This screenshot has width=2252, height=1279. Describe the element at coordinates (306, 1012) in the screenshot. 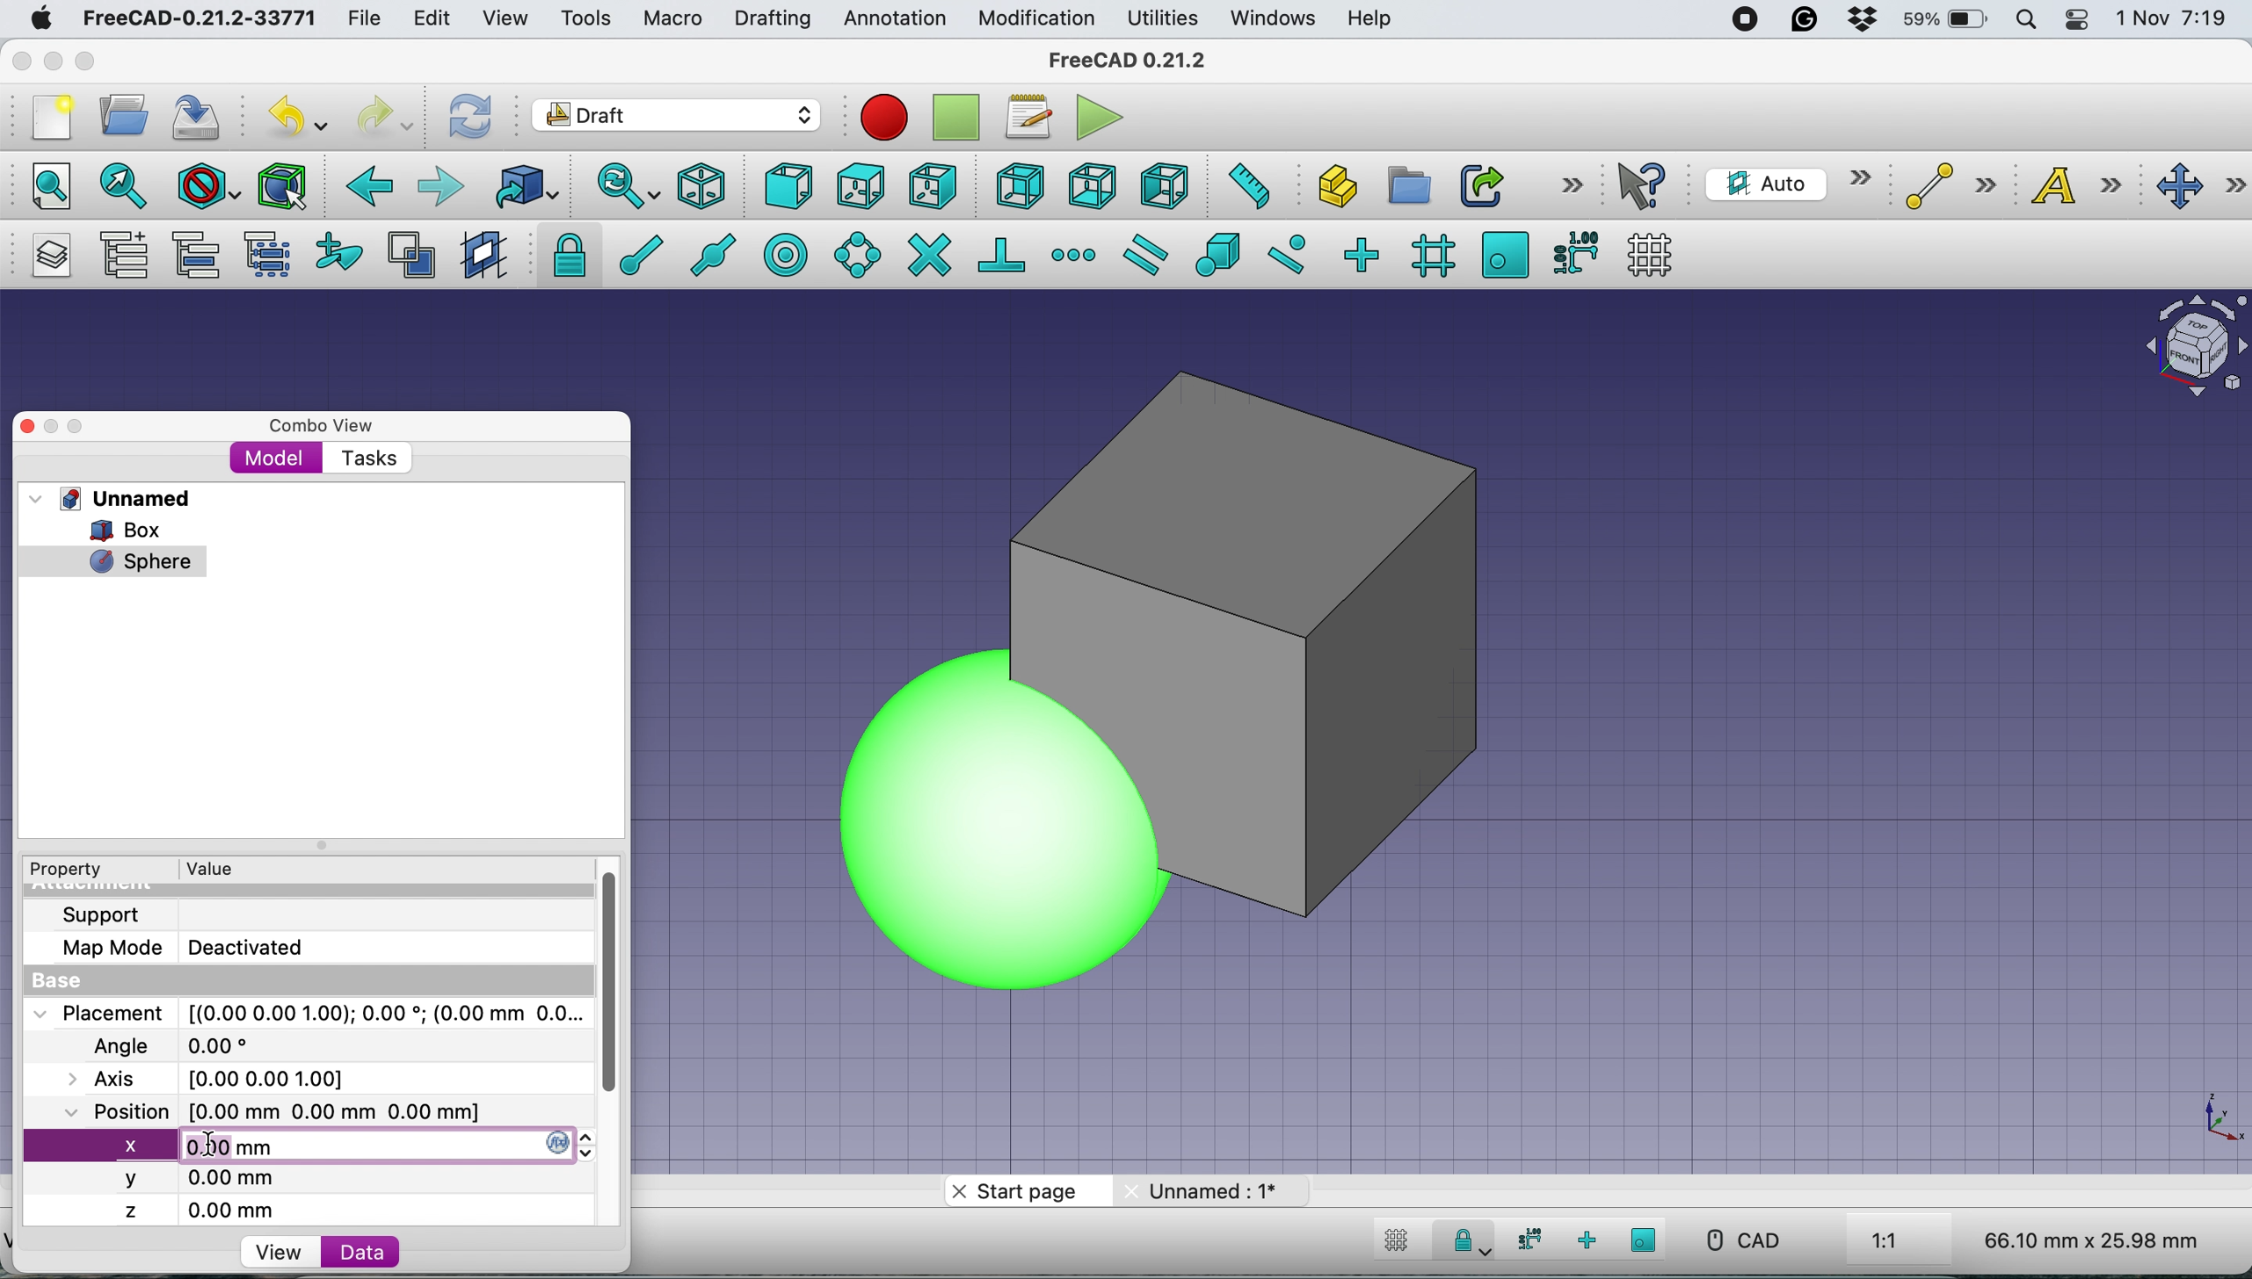

I see `placement` at that location.